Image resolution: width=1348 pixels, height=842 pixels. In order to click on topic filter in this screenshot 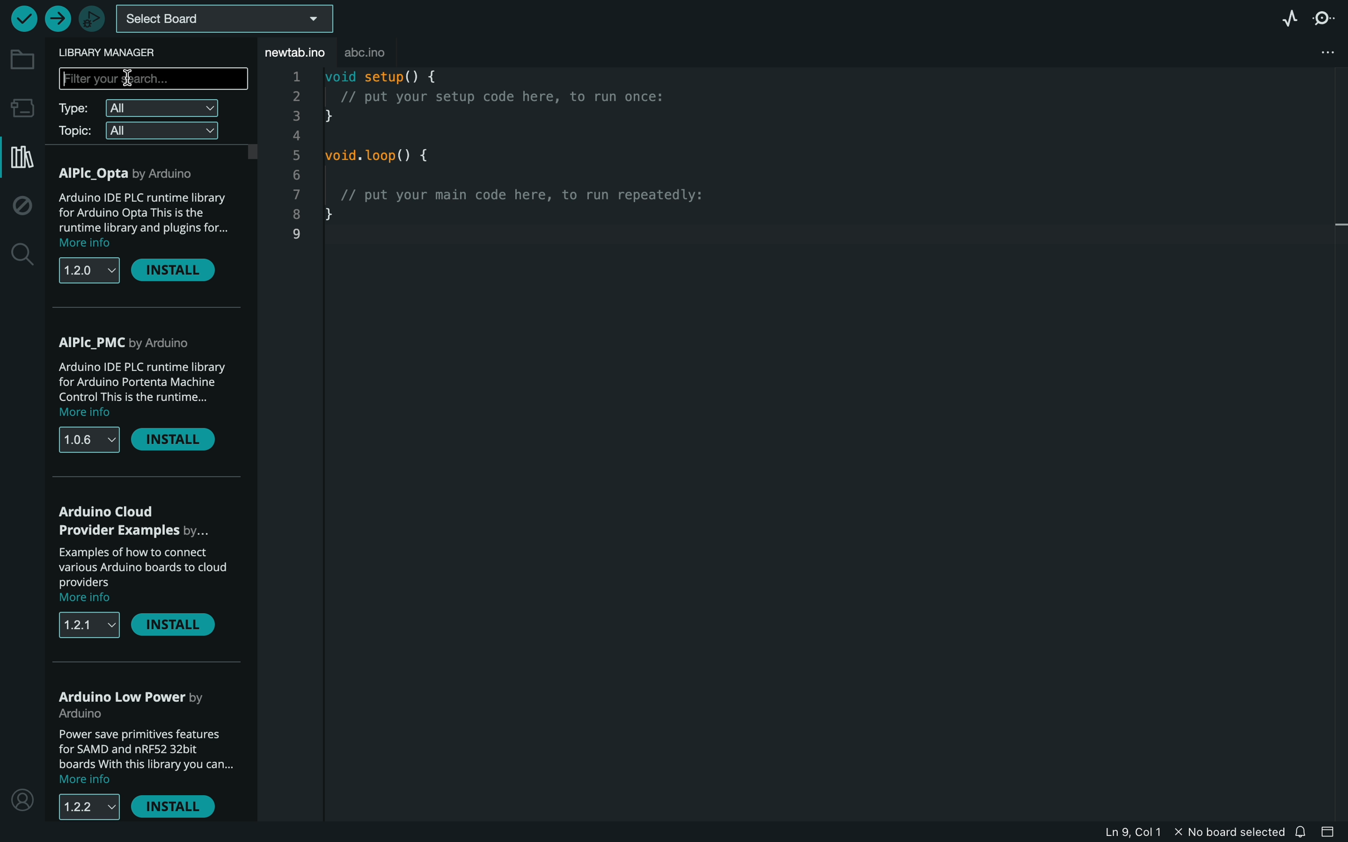, I will do `click(143, 130)`.